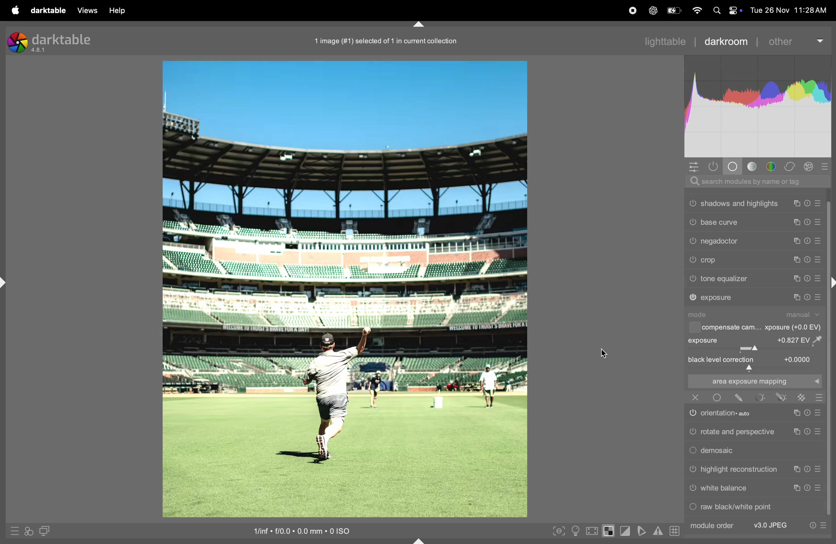 The image size is (836, 544). What do you see at coordinates (802, 339) in the screenshot?
I see `Value` at bounding box center [802, 339].